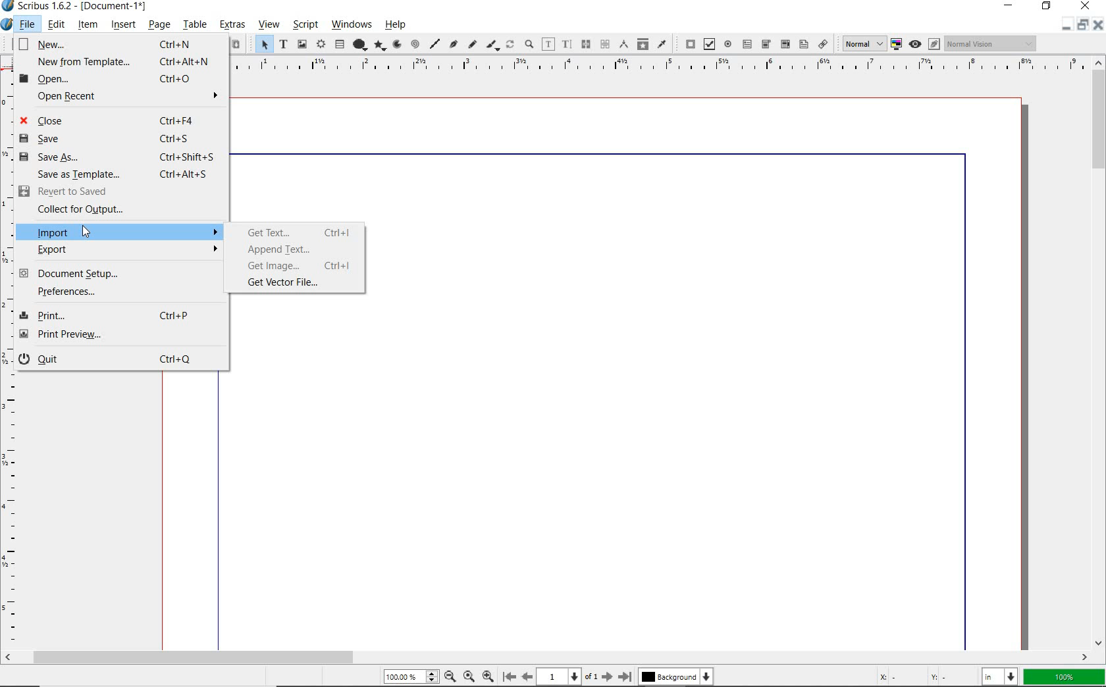 This screenshot has width=1106, height=687. Describe the element at coordinates (119, 156) in the screenshot. I see `Save as... Ctrl+Shift+S` at that location.